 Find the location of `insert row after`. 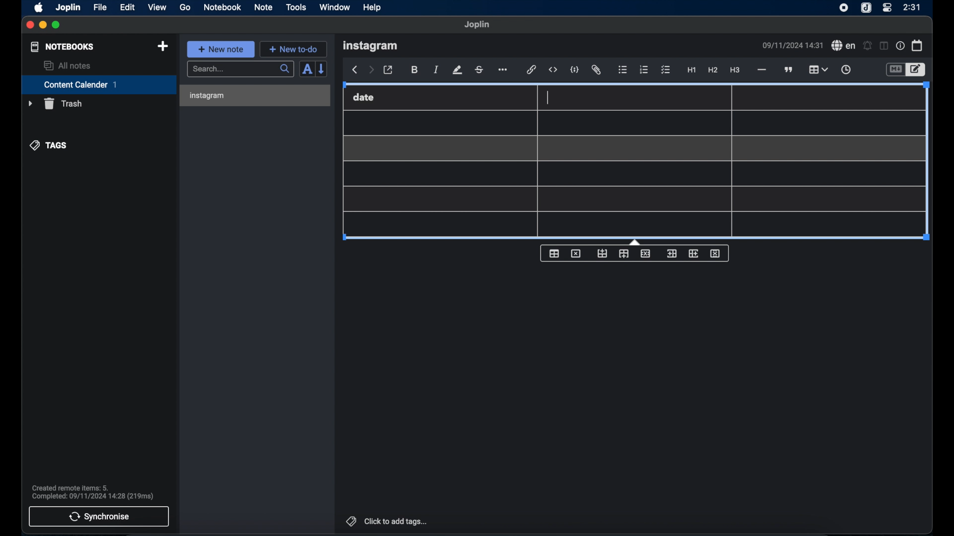

insert row after is located at coordinates (624, 254).